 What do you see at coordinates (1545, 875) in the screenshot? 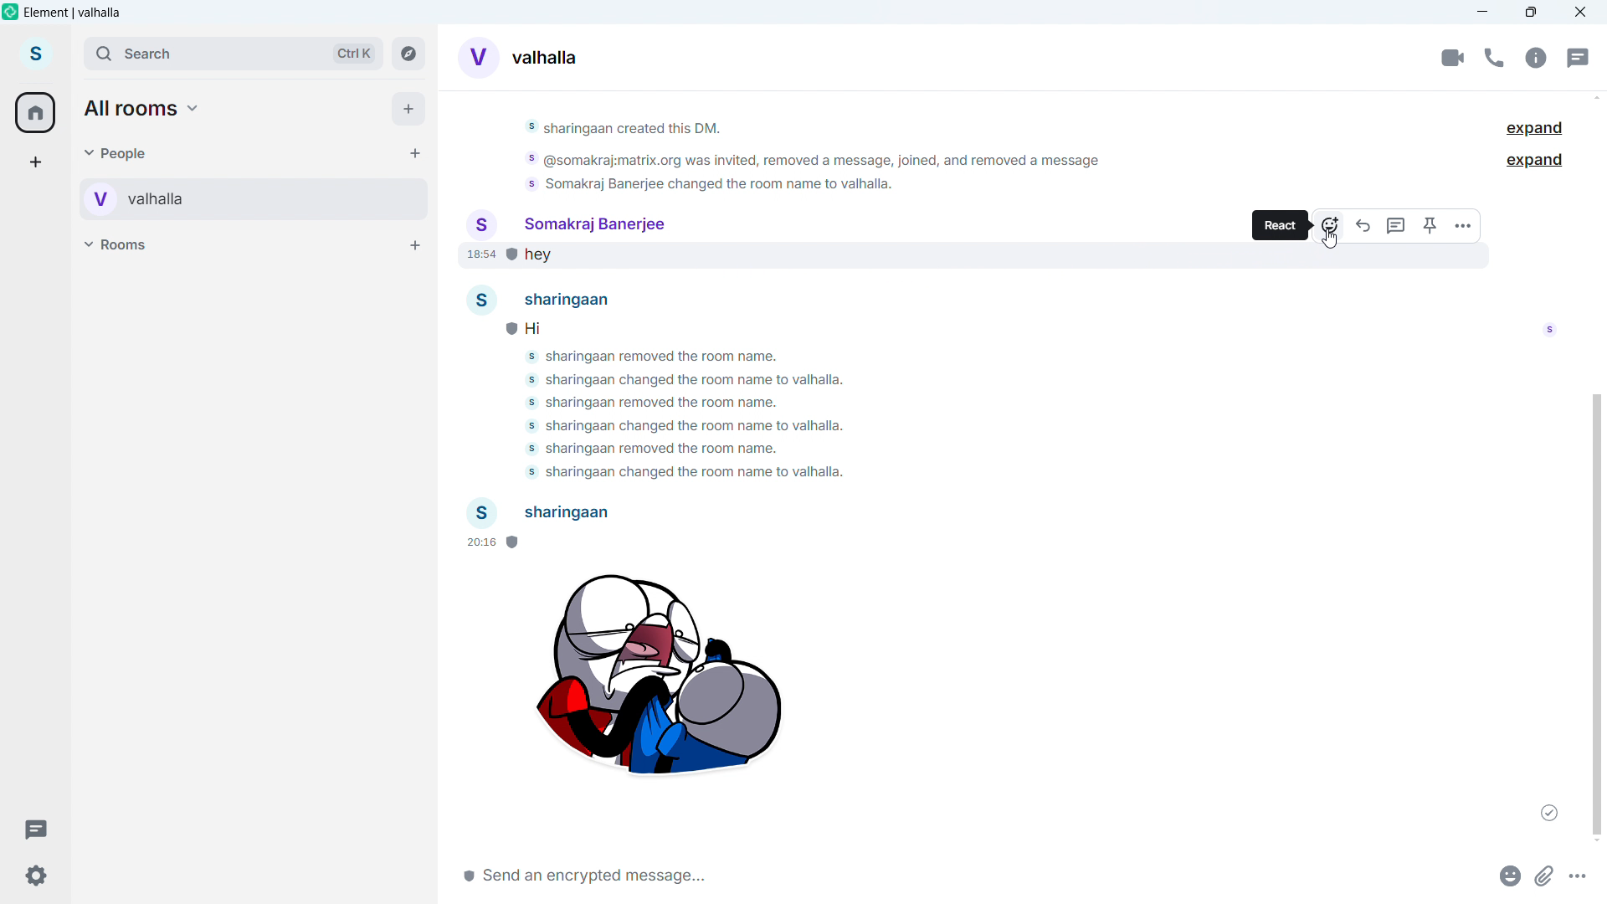
I see `Attachments` at bounding box center [1545, 875].